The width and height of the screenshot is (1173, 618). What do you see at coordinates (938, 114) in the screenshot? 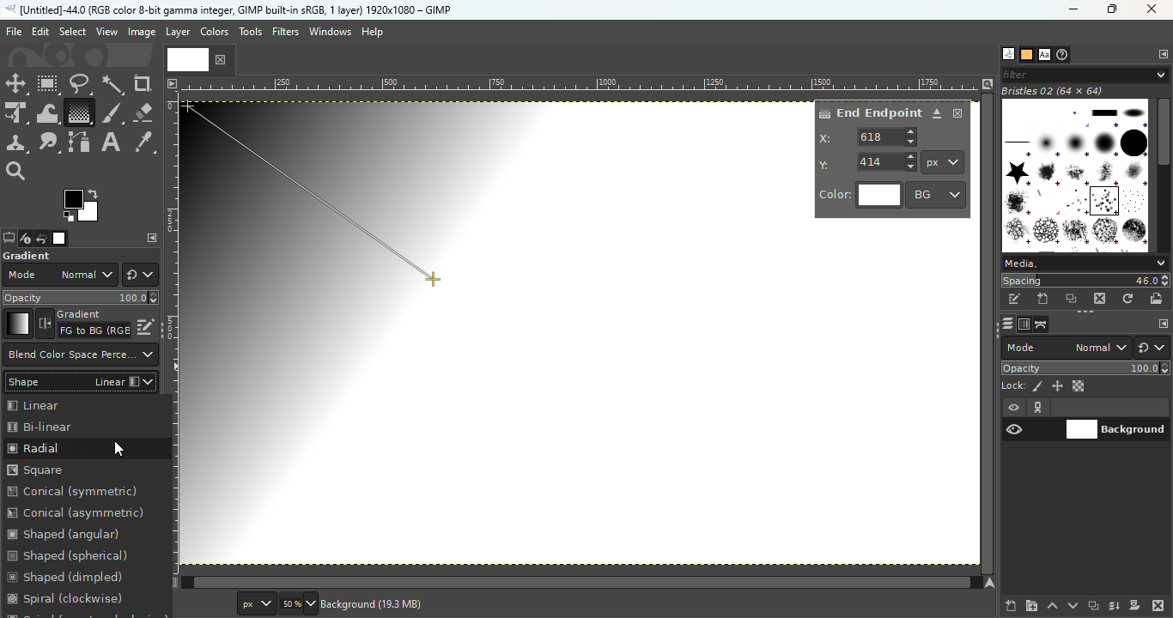
I see `Detach dilog from` at bounding box center [938, 114].